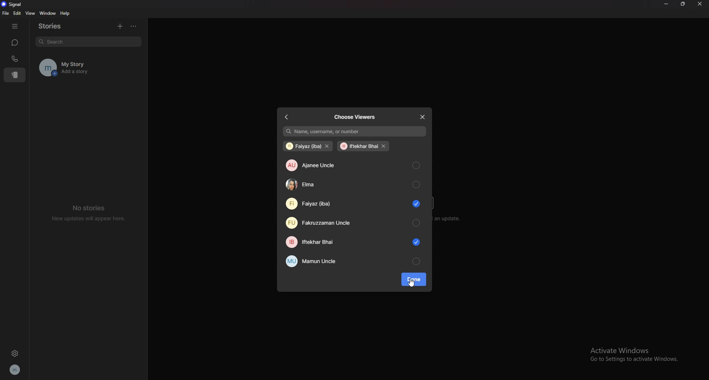 Image resolution: width=709 pixels, height=380 pixels. I want to click on hide tab, so click(15, 26).